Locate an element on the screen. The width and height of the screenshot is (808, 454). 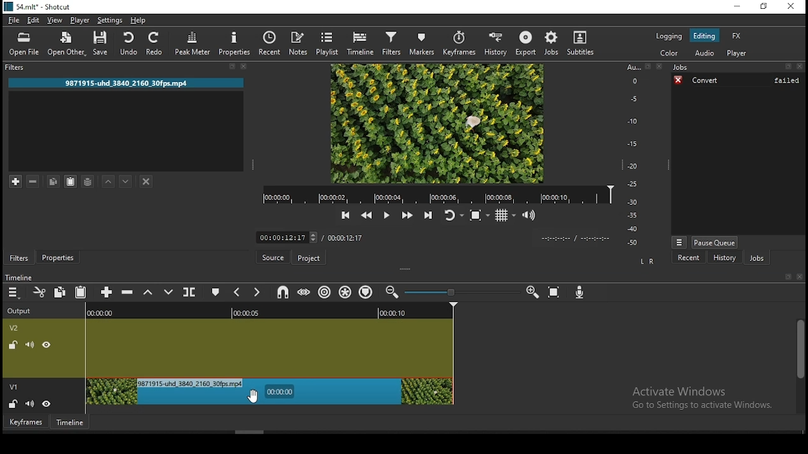
next marker is located at coordinates (256, 293).